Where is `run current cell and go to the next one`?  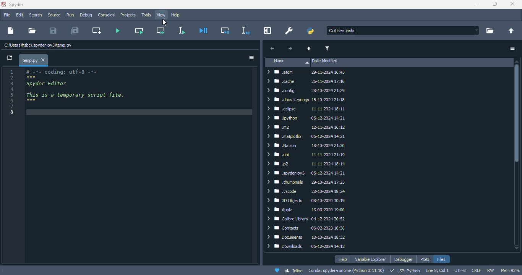 run current cell and go to the next one is located at coordinates (160, 30).